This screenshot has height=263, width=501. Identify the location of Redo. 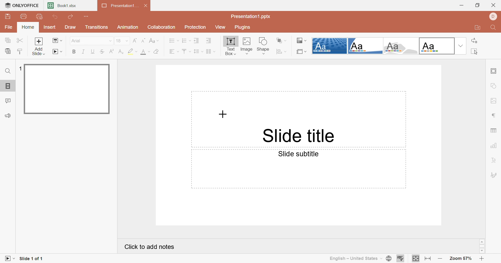
(71, 17).